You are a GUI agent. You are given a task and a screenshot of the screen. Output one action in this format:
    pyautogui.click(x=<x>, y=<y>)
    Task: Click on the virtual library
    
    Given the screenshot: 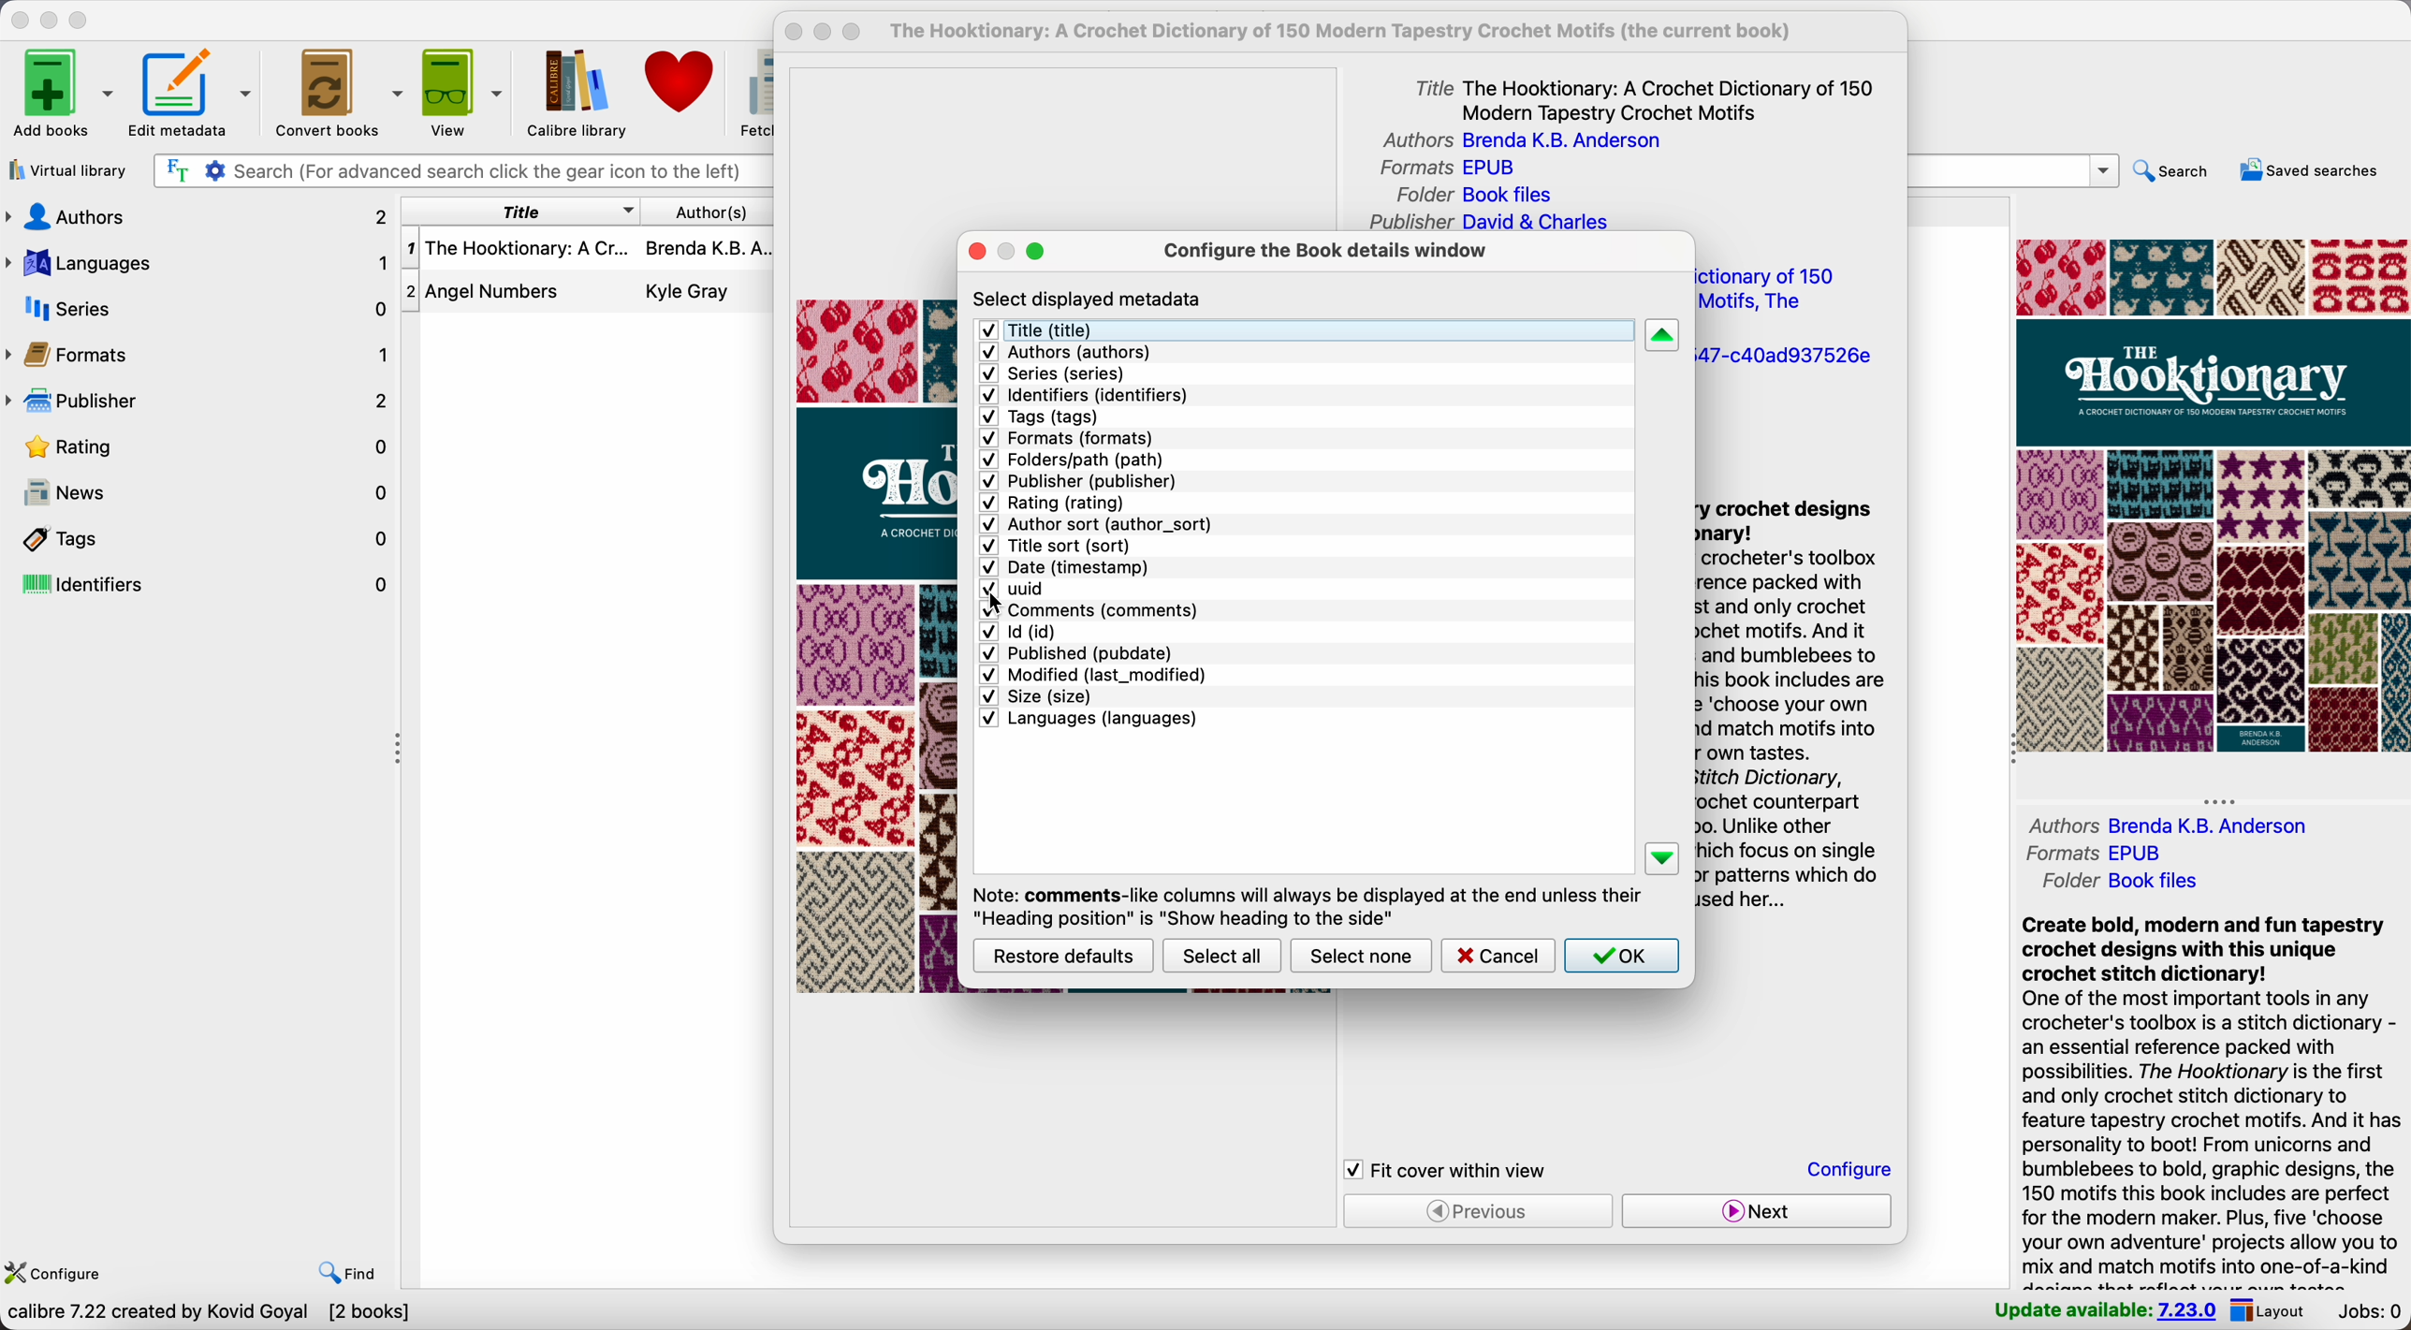 What is the action you would take?
    pyautogui.click(x=66, y=168)
    